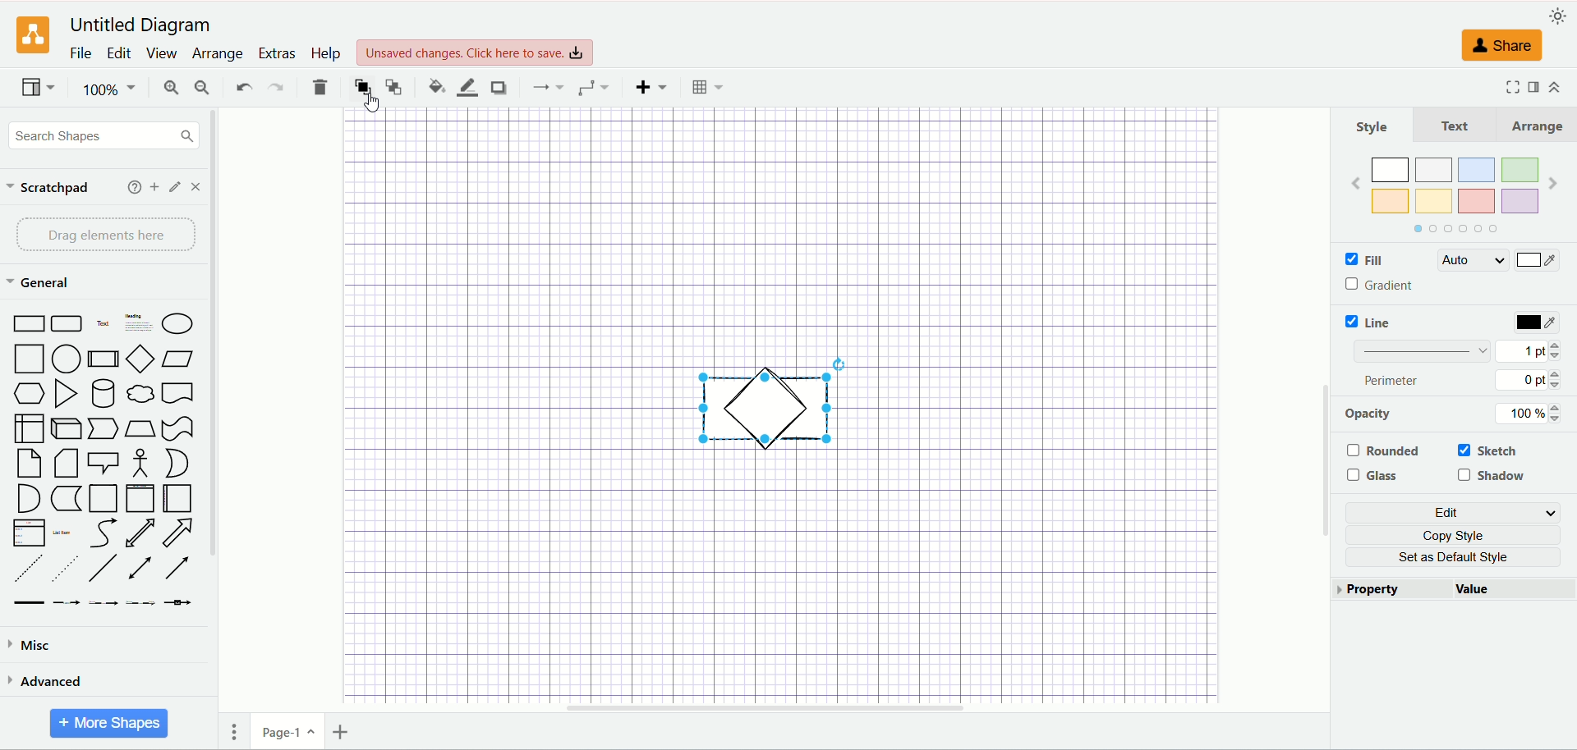  I want to click on connection, so click(594, 89).